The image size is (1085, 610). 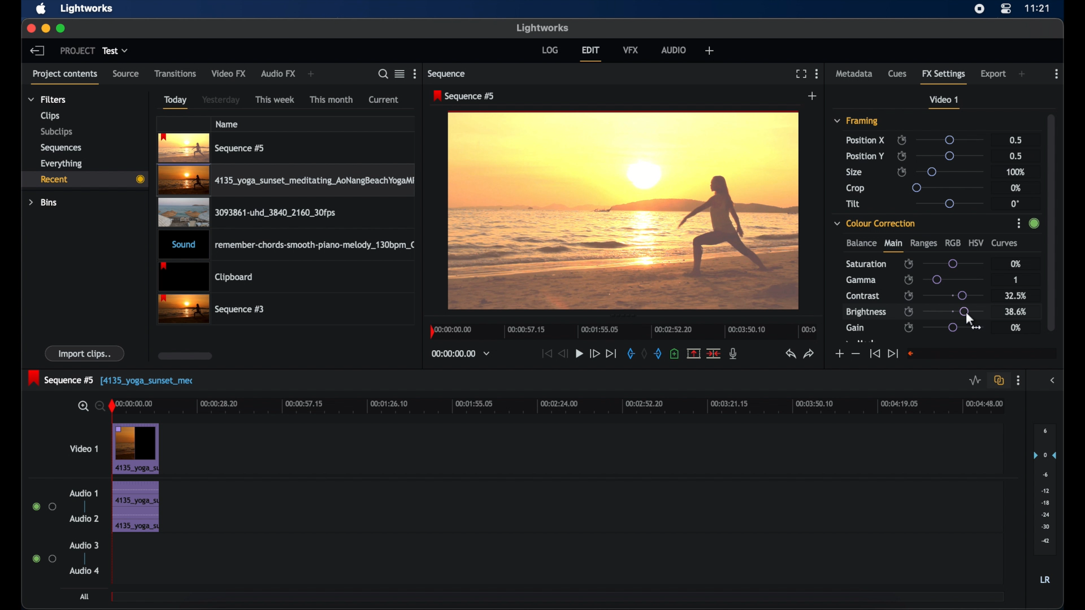 I want to click on clipboard, so click(x=206, y=277).